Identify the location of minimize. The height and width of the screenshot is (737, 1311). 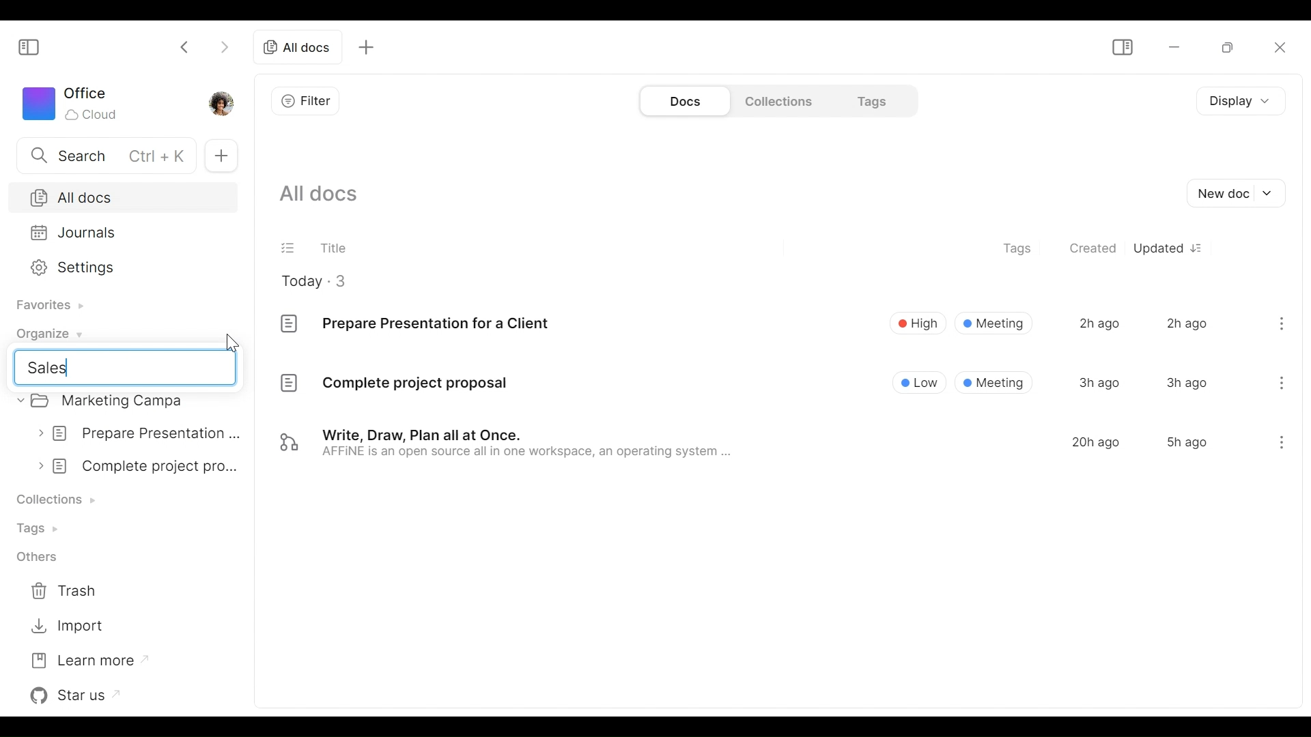
(1172, 47).